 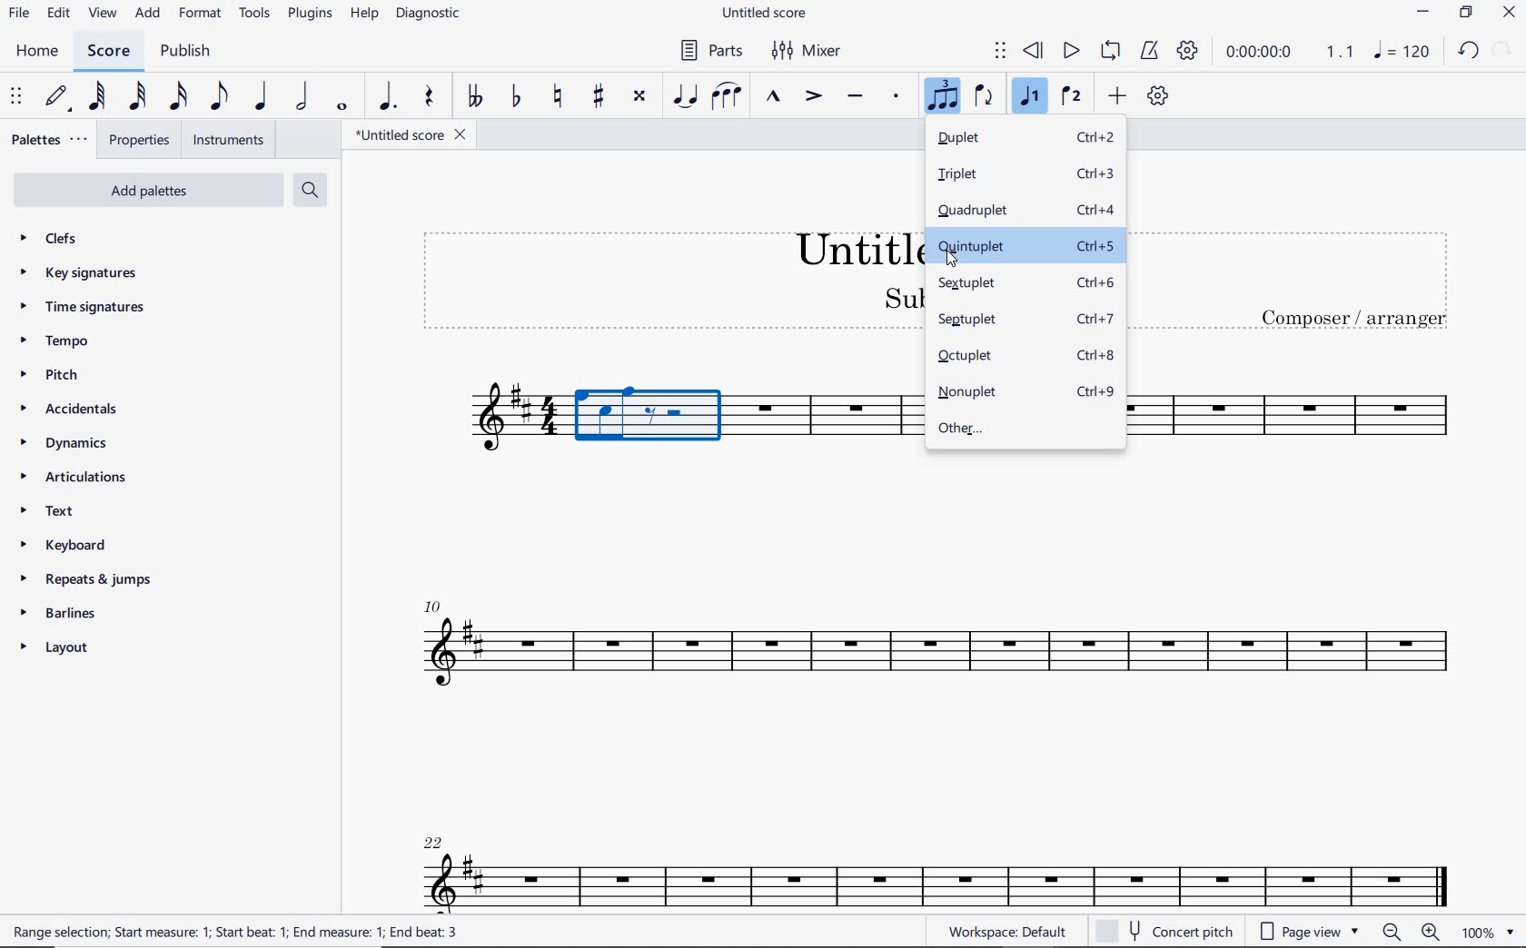 I want to click on TIE, so click(x=685, y=96).